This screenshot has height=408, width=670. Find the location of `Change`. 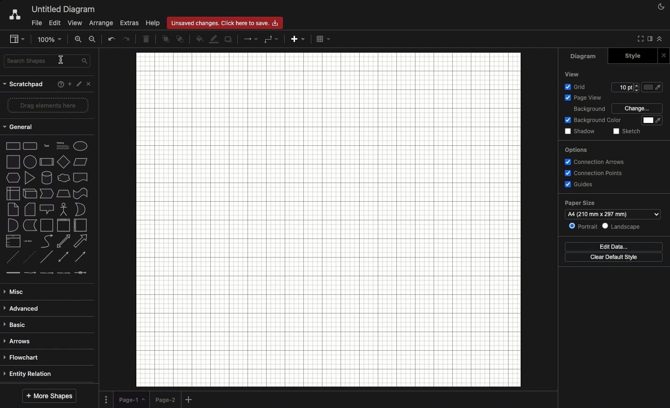

Change is located at coordinates (639, 109).